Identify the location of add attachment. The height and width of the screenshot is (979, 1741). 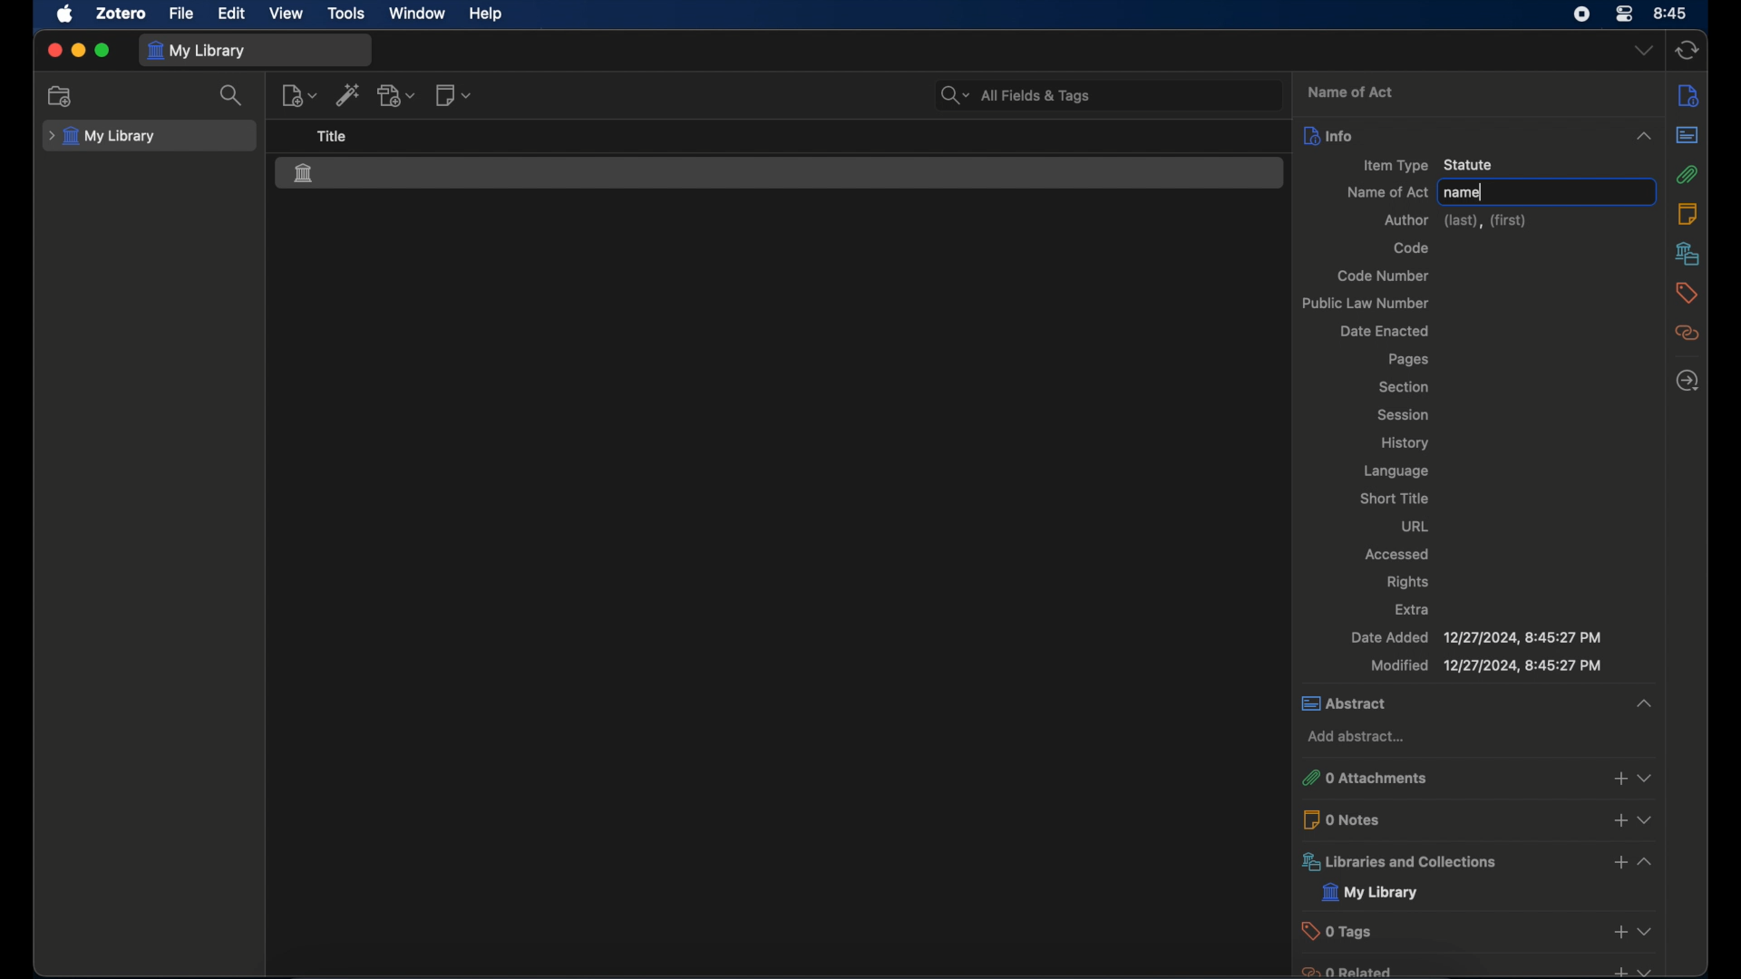
(399, 97).